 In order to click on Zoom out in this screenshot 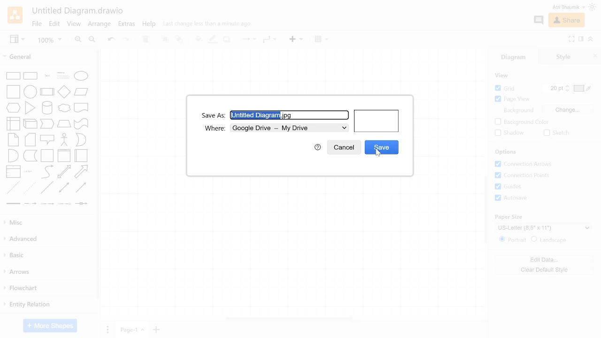, I will do `click(93, 40)`.